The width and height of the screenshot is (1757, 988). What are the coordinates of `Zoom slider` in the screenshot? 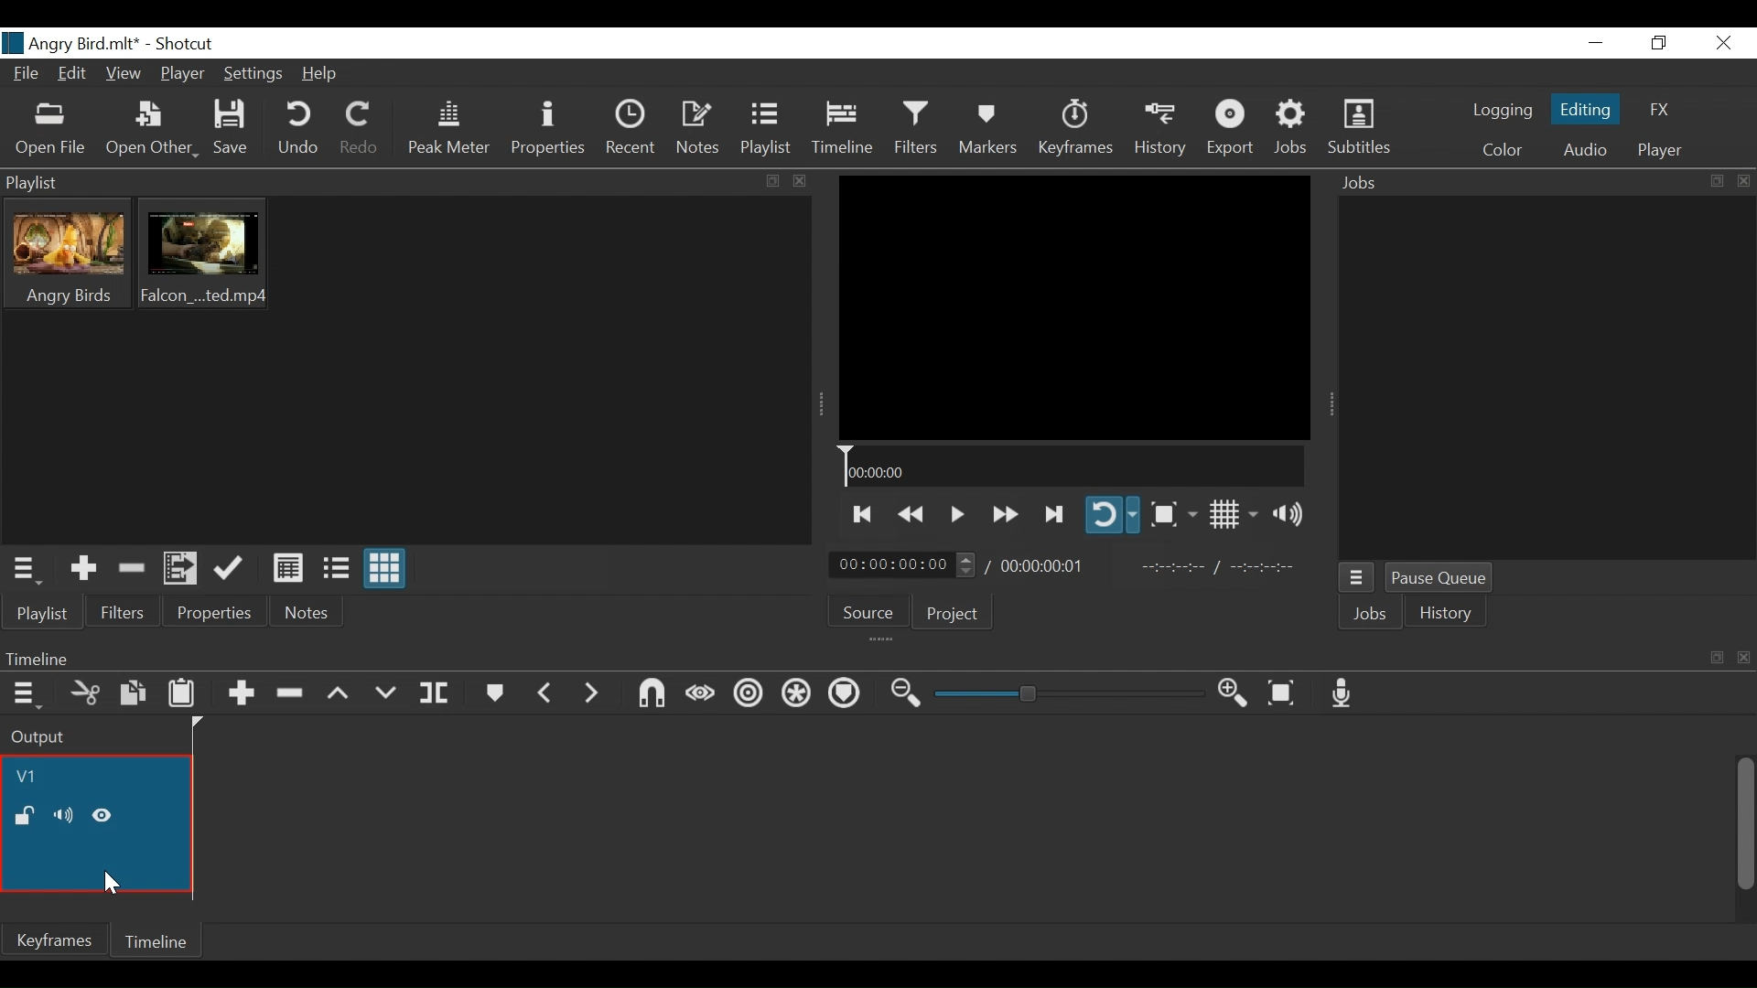 It's located at (1068, 693).